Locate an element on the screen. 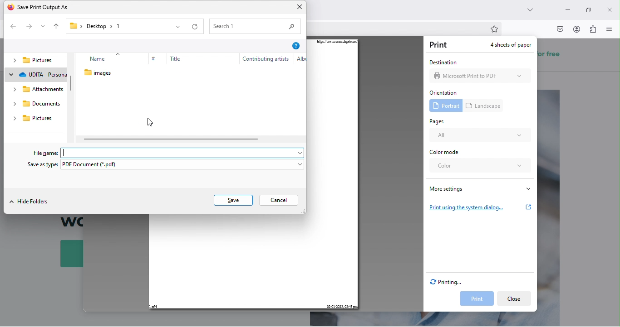 The width and height of the screenshot is (620, 327). color mode is located at coordinates (448, 153).